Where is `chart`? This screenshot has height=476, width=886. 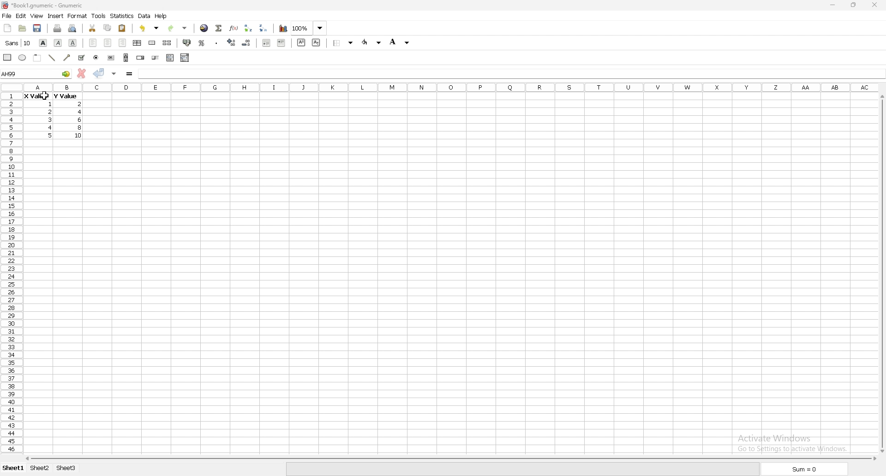 chart is located at coordinates (283, 28).